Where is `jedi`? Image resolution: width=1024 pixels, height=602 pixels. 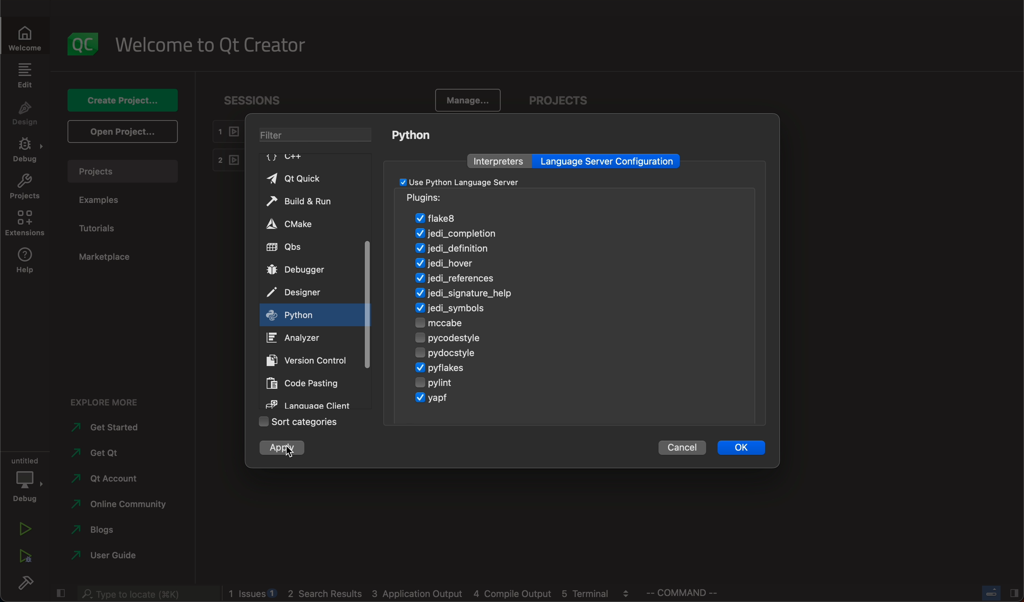 jedi is located at coordinates (474, 233).